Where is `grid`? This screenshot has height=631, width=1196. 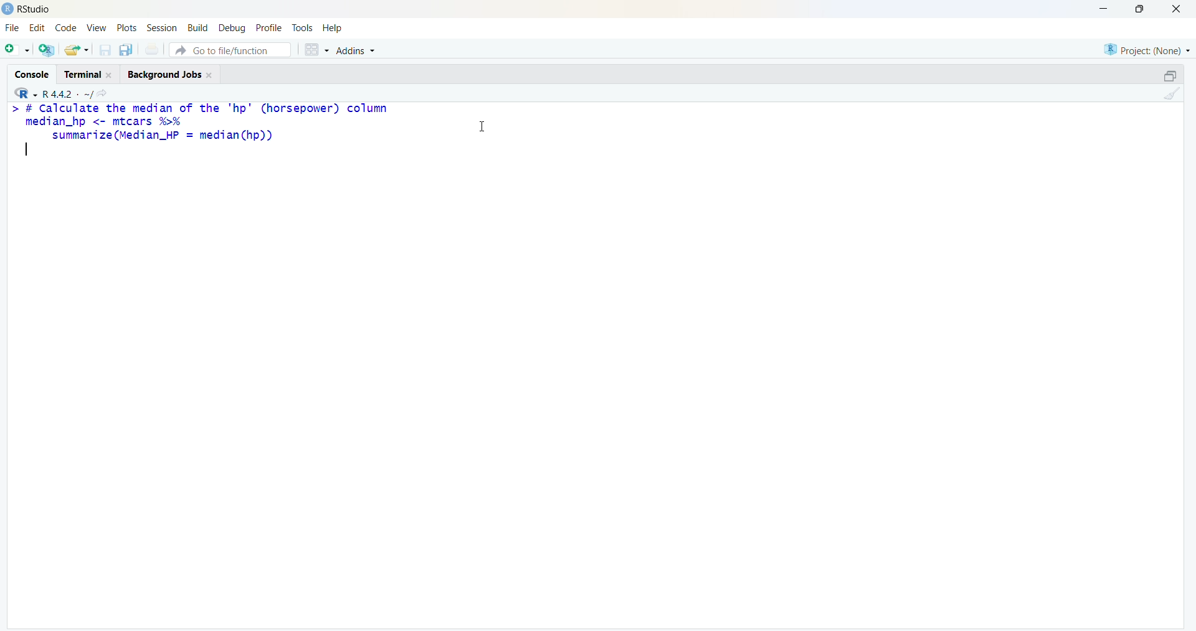
grid is located at coordinates (317, 49).